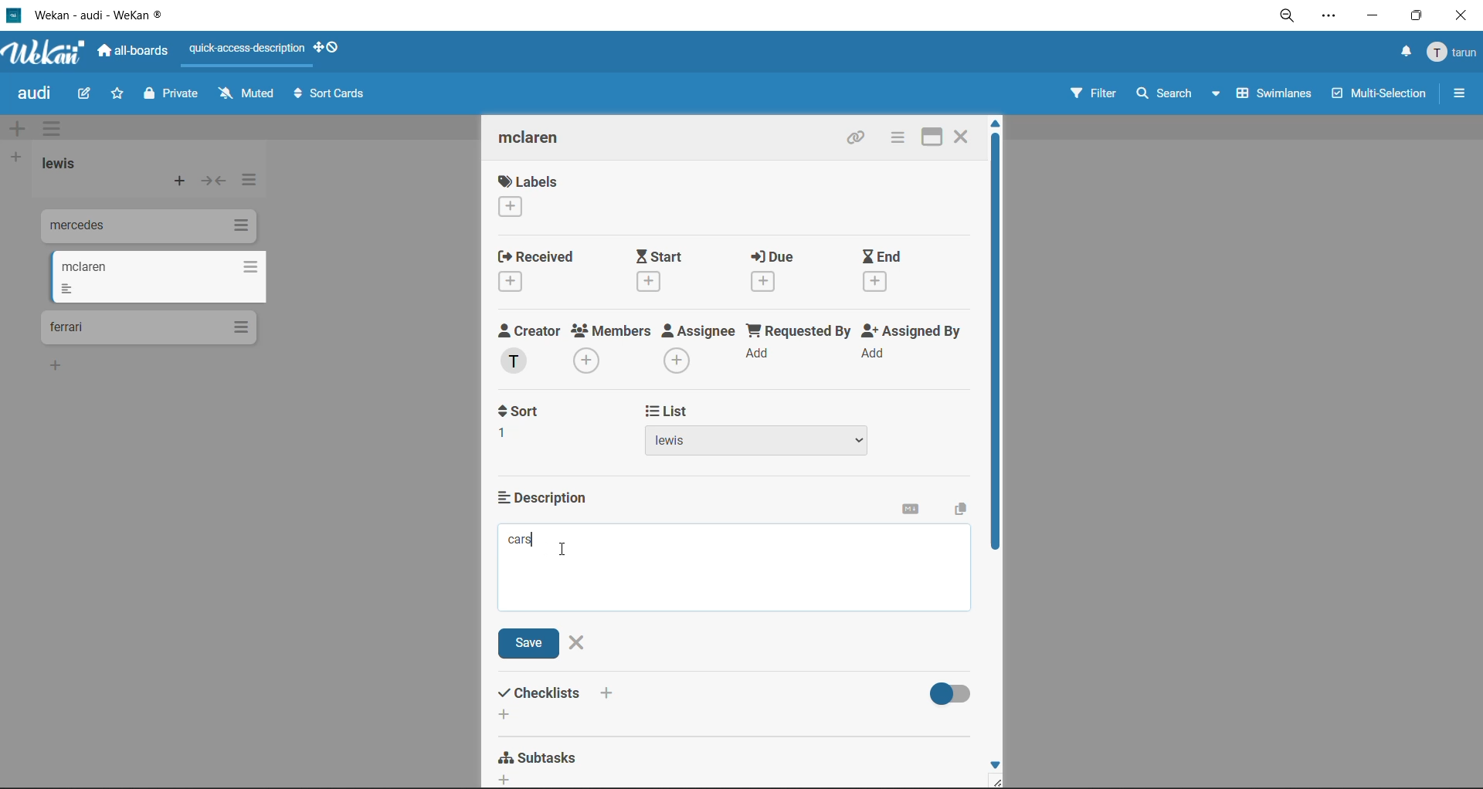 The height and width of the screenshot is (789, 1483). Describe the element at coordinates (1287, 17) in the screenshot. I see `zoom` at that location.